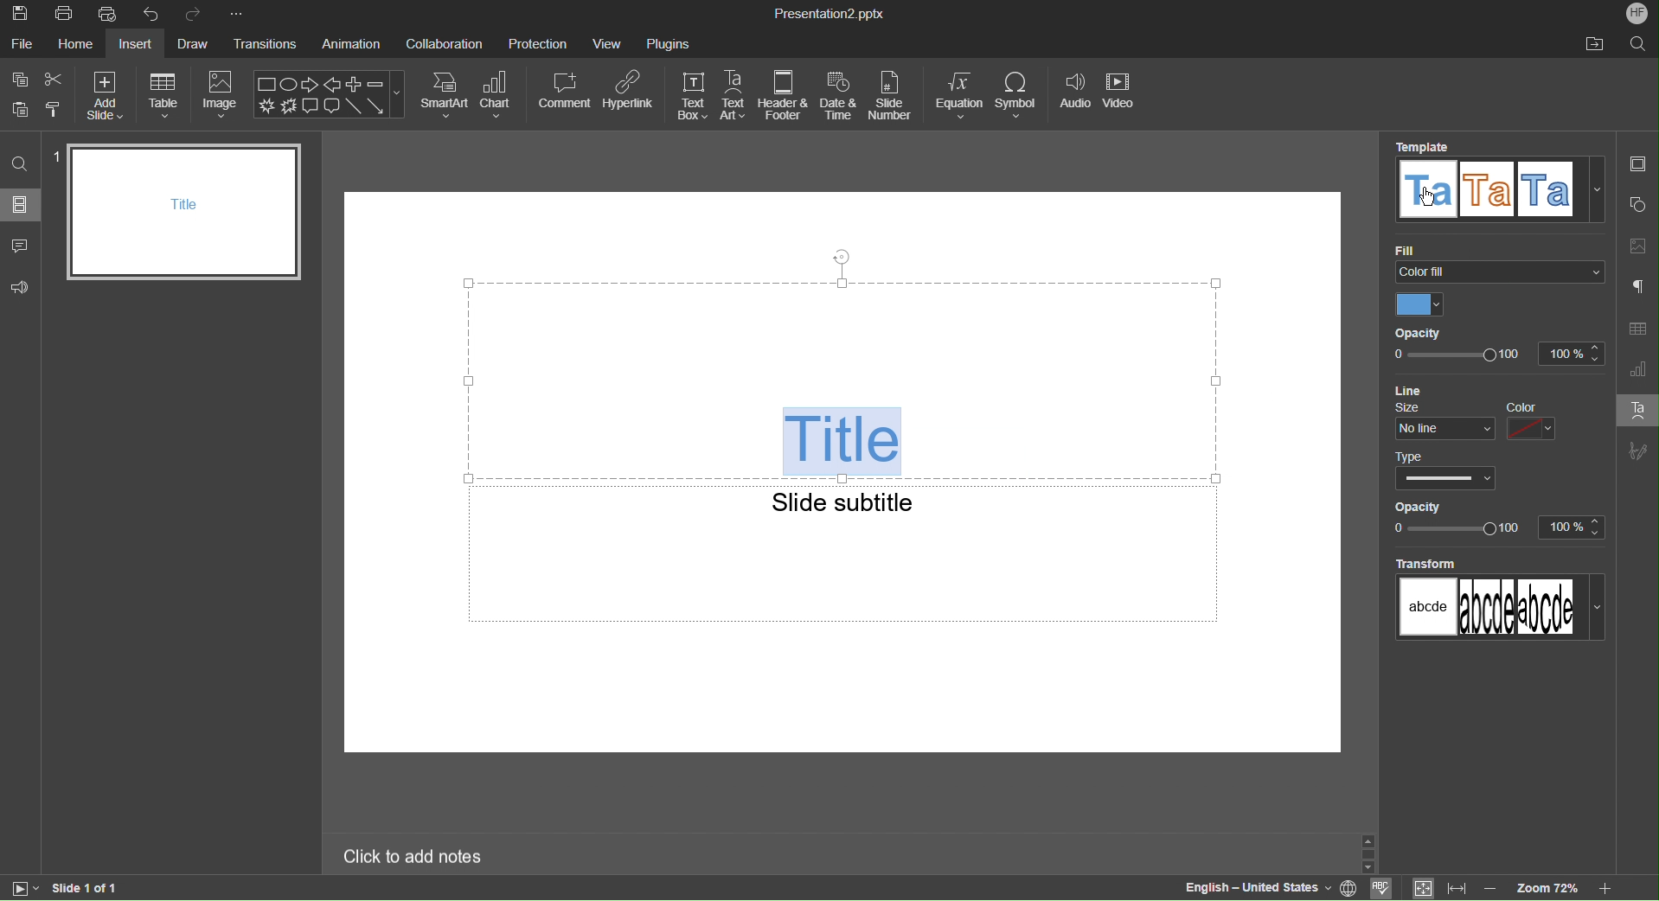  What do you see at coordinates (1496, 264) in the screenshot?
I see `` at bounding box center [1496, 264].